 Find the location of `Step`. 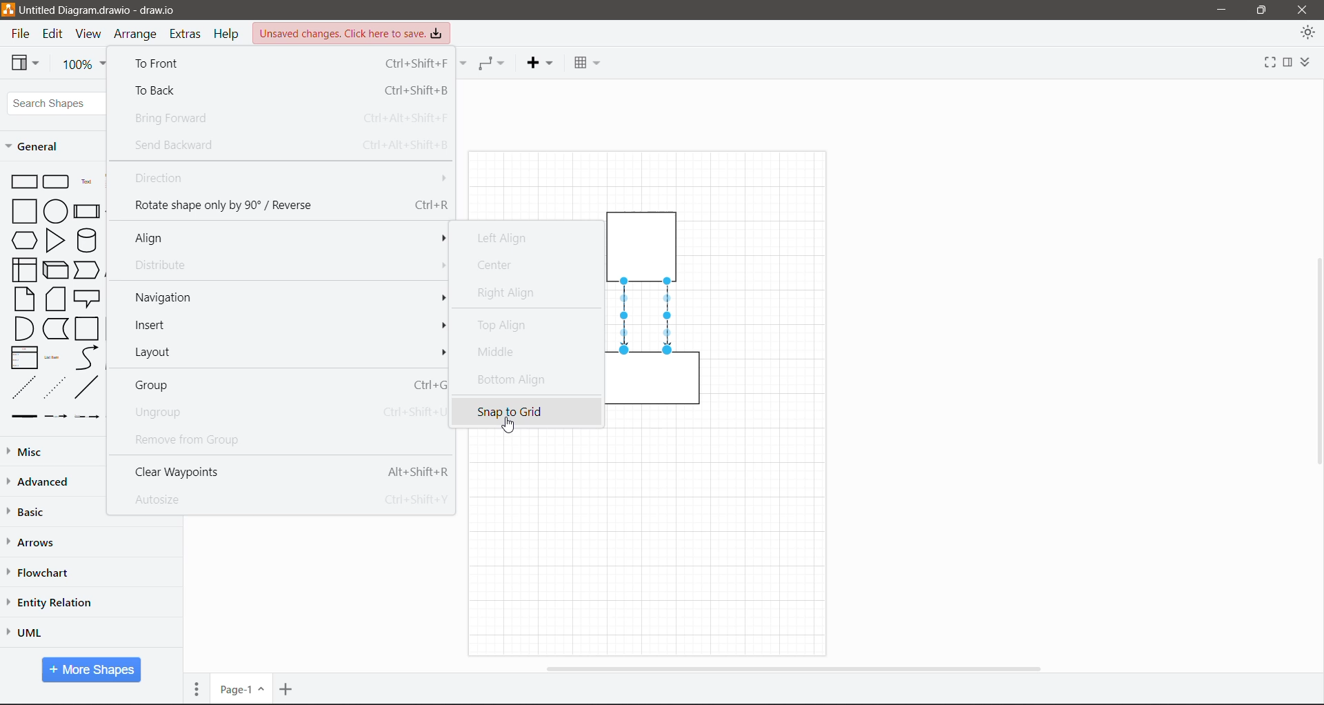

Step is located at coordinates (87, 268).